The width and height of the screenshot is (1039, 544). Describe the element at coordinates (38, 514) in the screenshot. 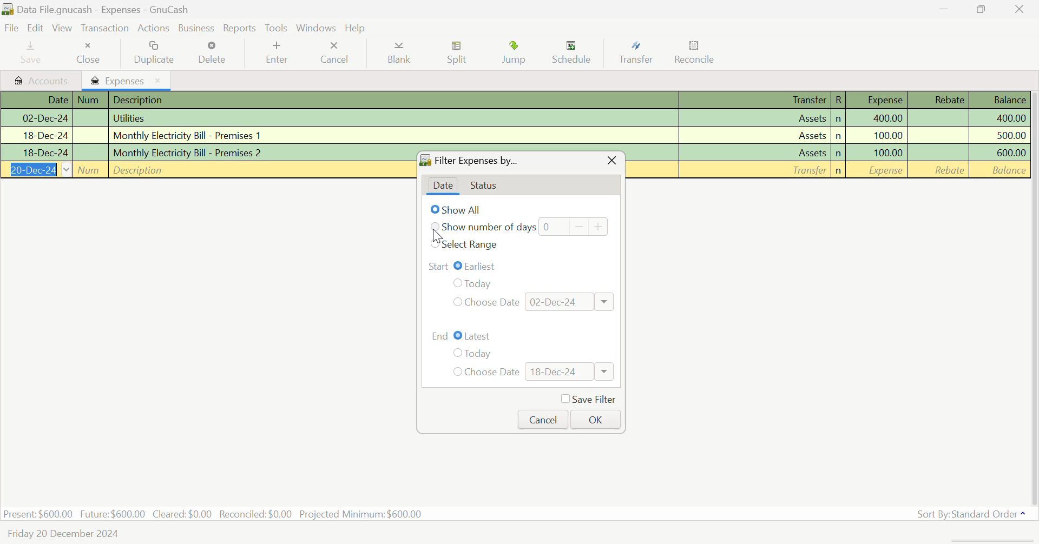

I see `Present` at that location.